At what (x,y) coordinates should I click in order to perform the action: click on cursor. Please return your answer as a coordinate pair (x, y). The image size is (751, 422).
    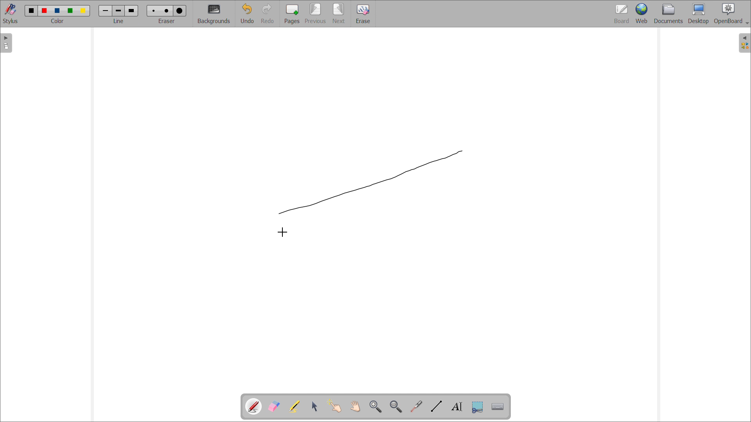
    Looking at the image, I should click on (282, 232).